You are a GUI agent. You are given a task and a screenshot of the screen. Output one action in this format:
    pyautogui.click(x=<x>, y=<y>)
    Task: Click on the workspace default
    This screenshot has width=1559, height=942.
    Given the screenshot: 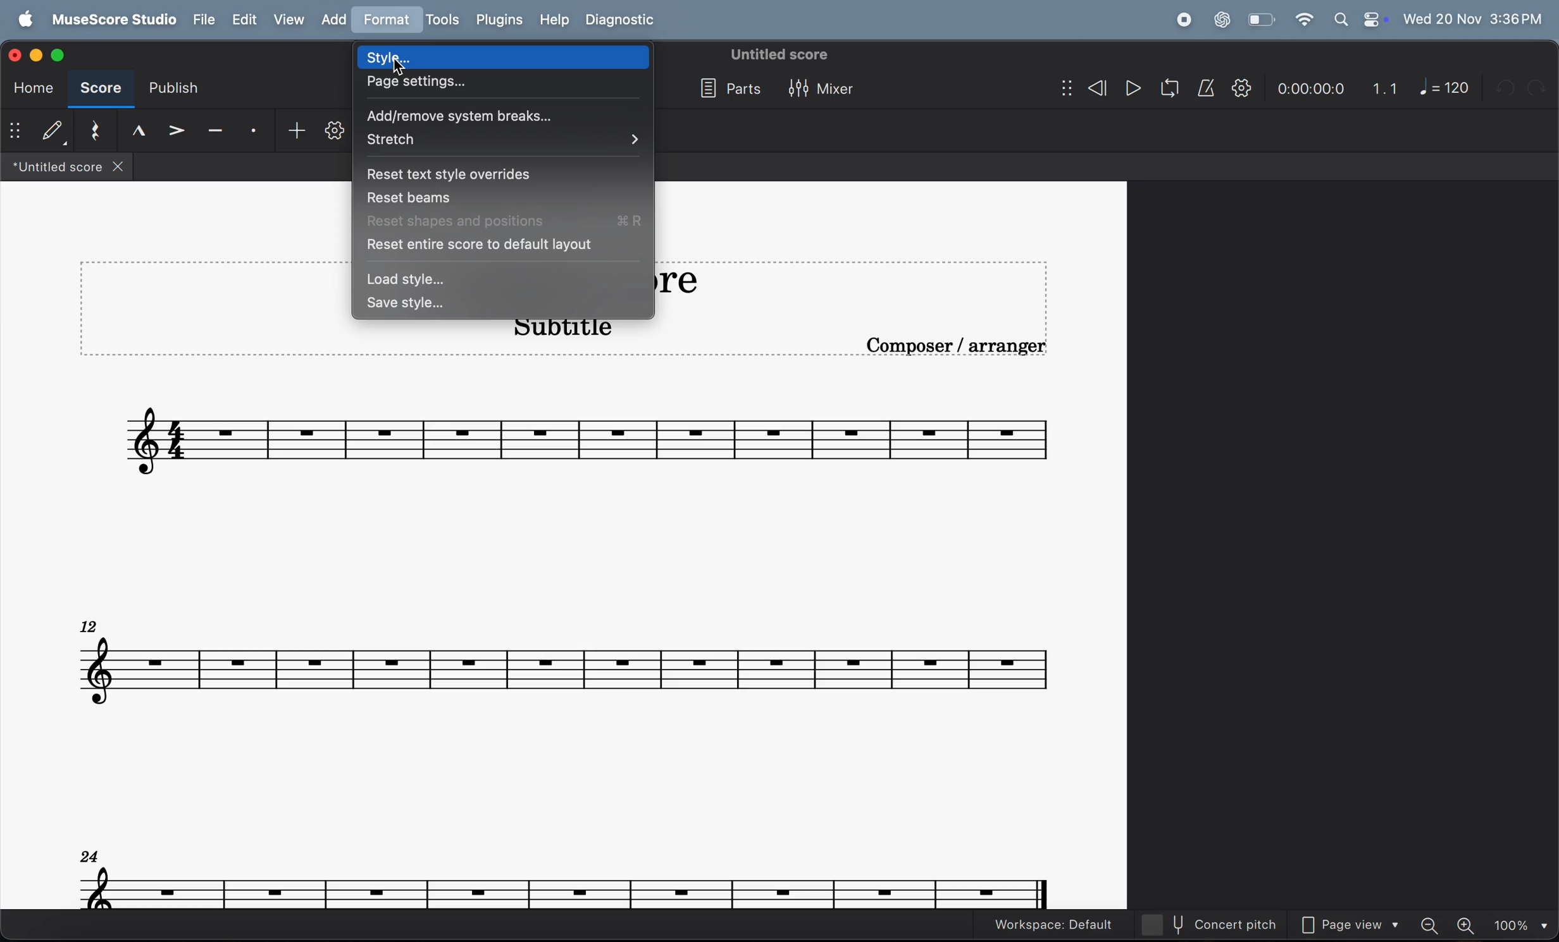 What is the action you would take?
    pyautogui.click(x=1053, y=926)
    